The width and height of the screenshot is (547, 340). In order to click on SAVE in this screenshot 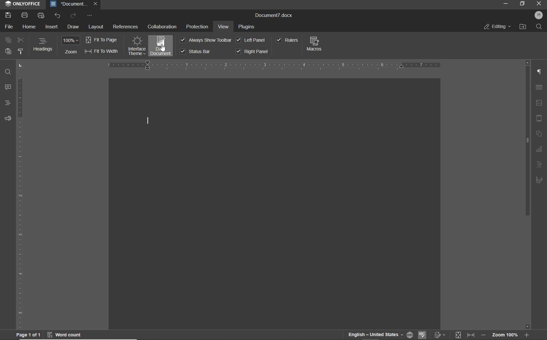, I will do `click(8, 15)`.